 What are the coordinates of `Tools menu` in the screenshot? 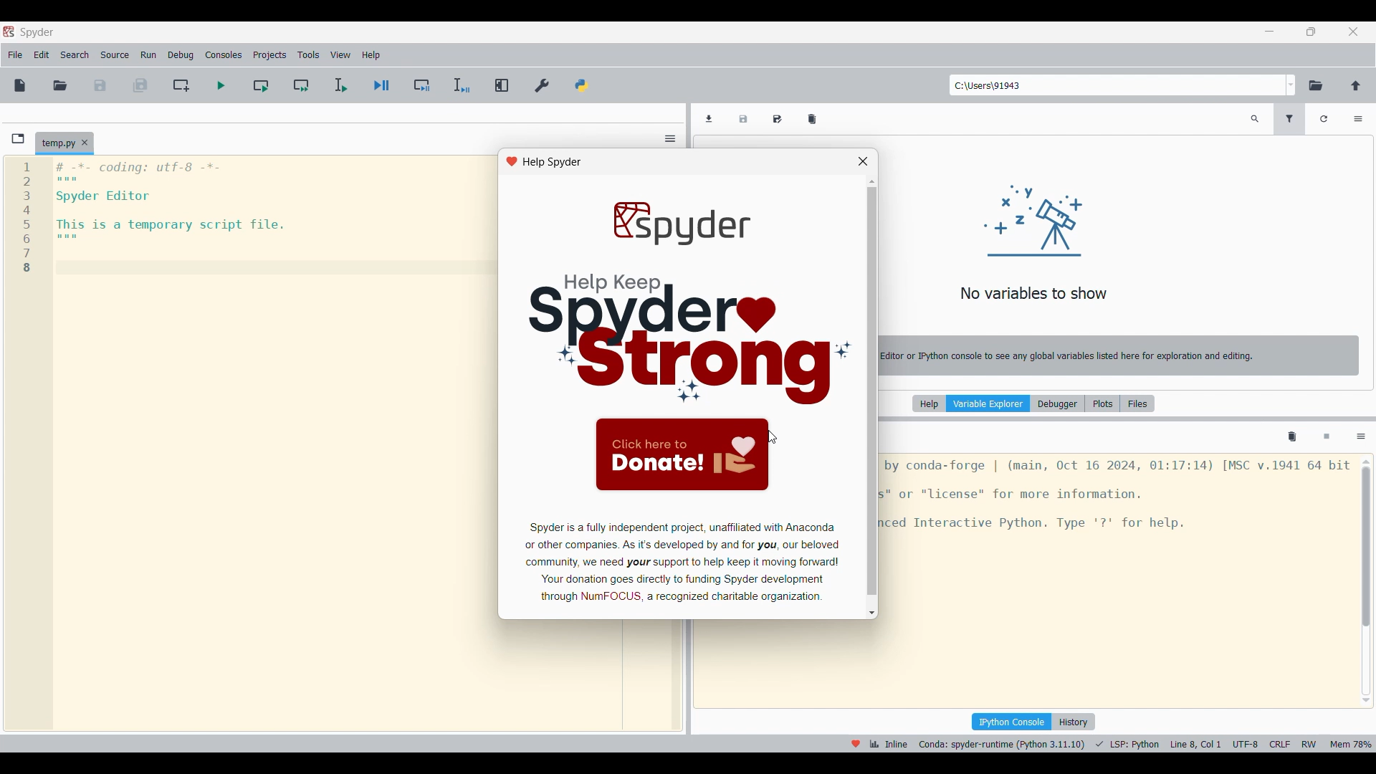 It's located at (309, 54).